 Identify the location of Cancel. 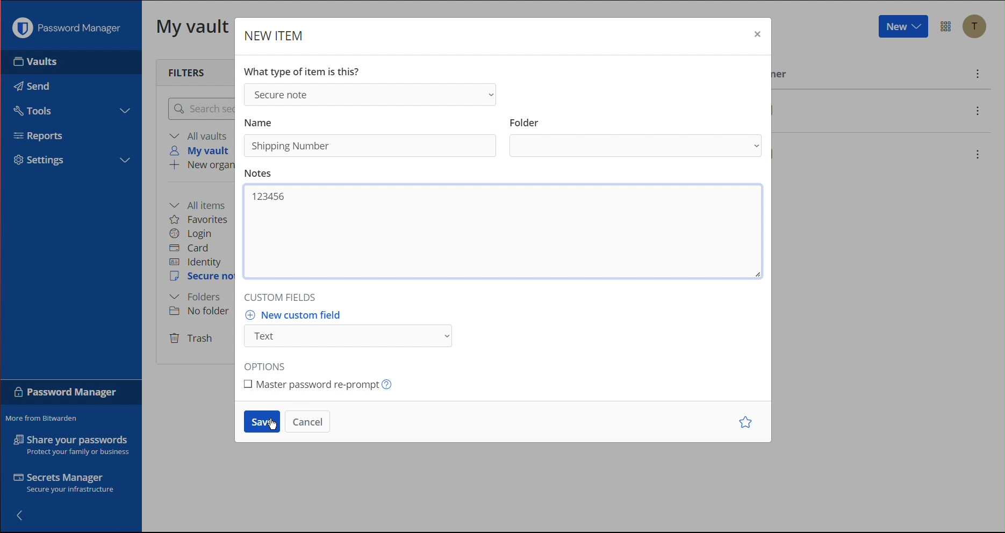
(308, 420).